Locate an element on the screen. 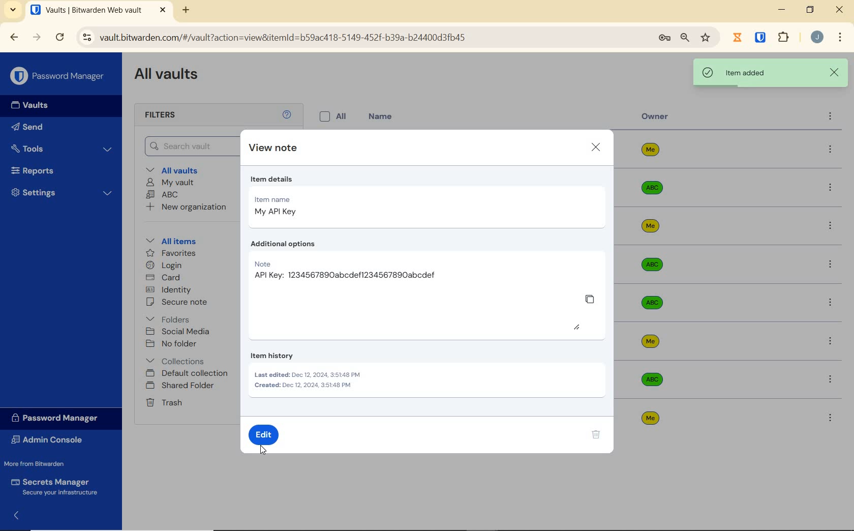 This screenshot has height=531, width=854. manage passwords is located at coordinates (664, 39).